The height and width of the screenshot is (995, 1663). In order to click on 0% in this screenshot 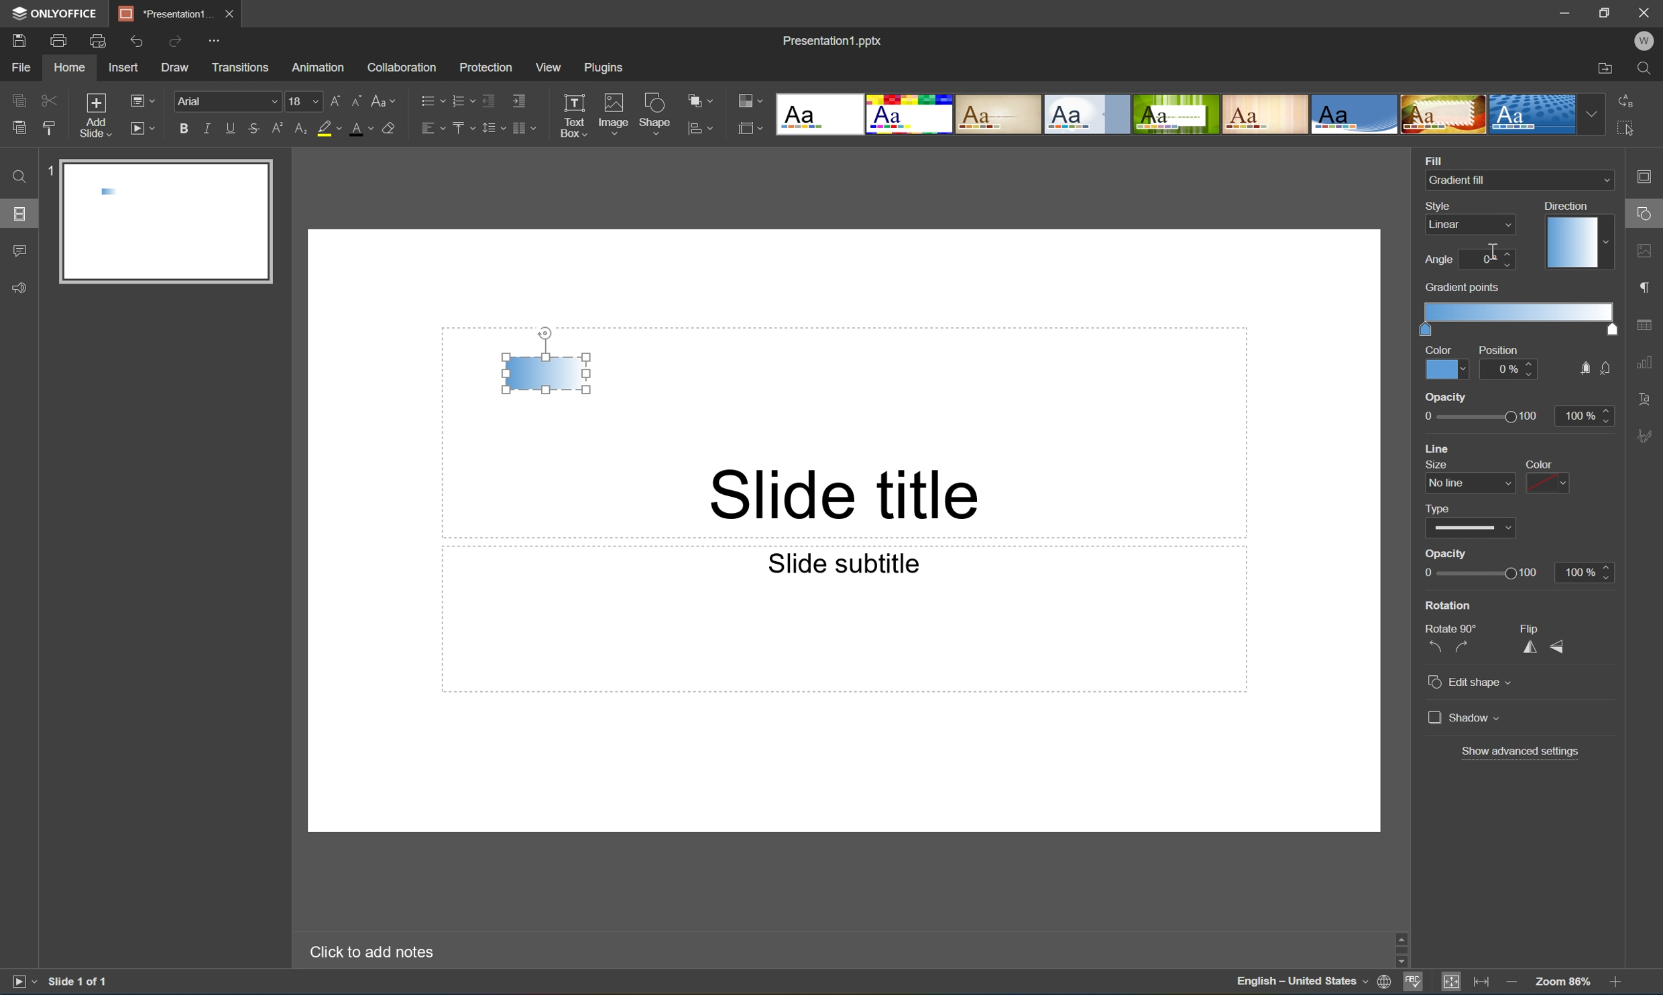, I will do `click(1510, 369)`.